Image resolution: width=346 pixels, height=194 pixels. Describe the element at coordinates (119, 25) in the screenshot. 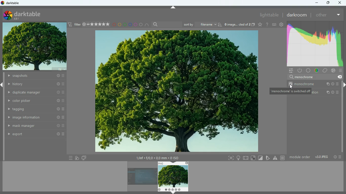

I see `yellow` at that location.